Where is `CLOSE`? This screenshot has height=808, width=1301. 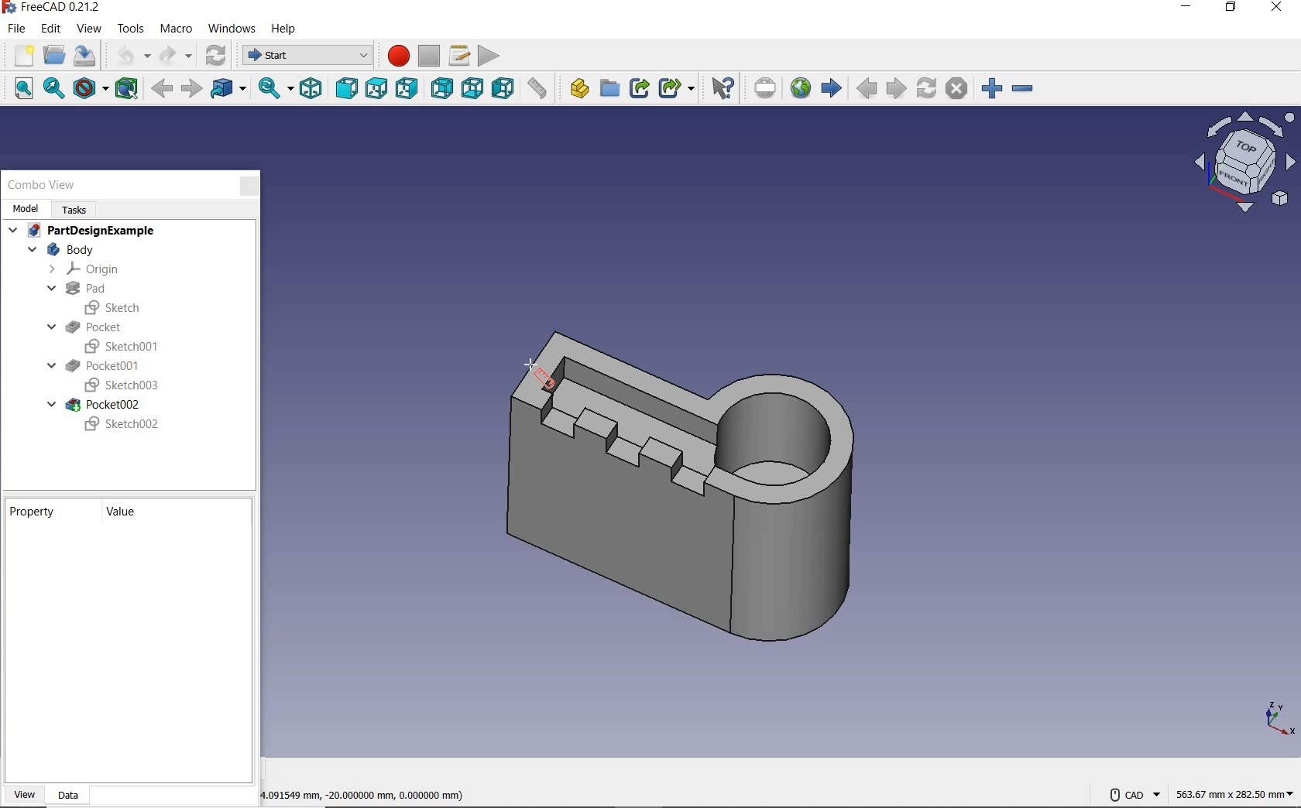 CLOSE is located at coordinates (249, 187).